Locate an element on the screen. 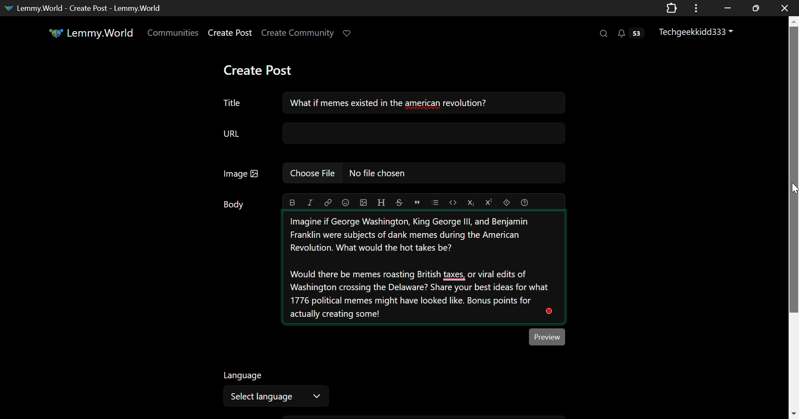 The height and width of the screenshot is (419, 799). Post Title Text Field is located at coordinates (233, 102).